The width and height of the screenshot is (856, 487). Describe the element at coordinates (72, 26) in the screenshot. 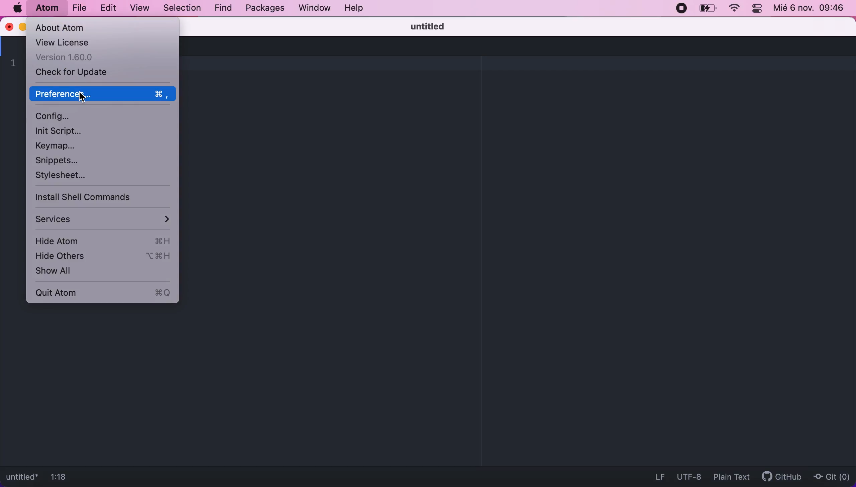

I see `about atom` at that location.